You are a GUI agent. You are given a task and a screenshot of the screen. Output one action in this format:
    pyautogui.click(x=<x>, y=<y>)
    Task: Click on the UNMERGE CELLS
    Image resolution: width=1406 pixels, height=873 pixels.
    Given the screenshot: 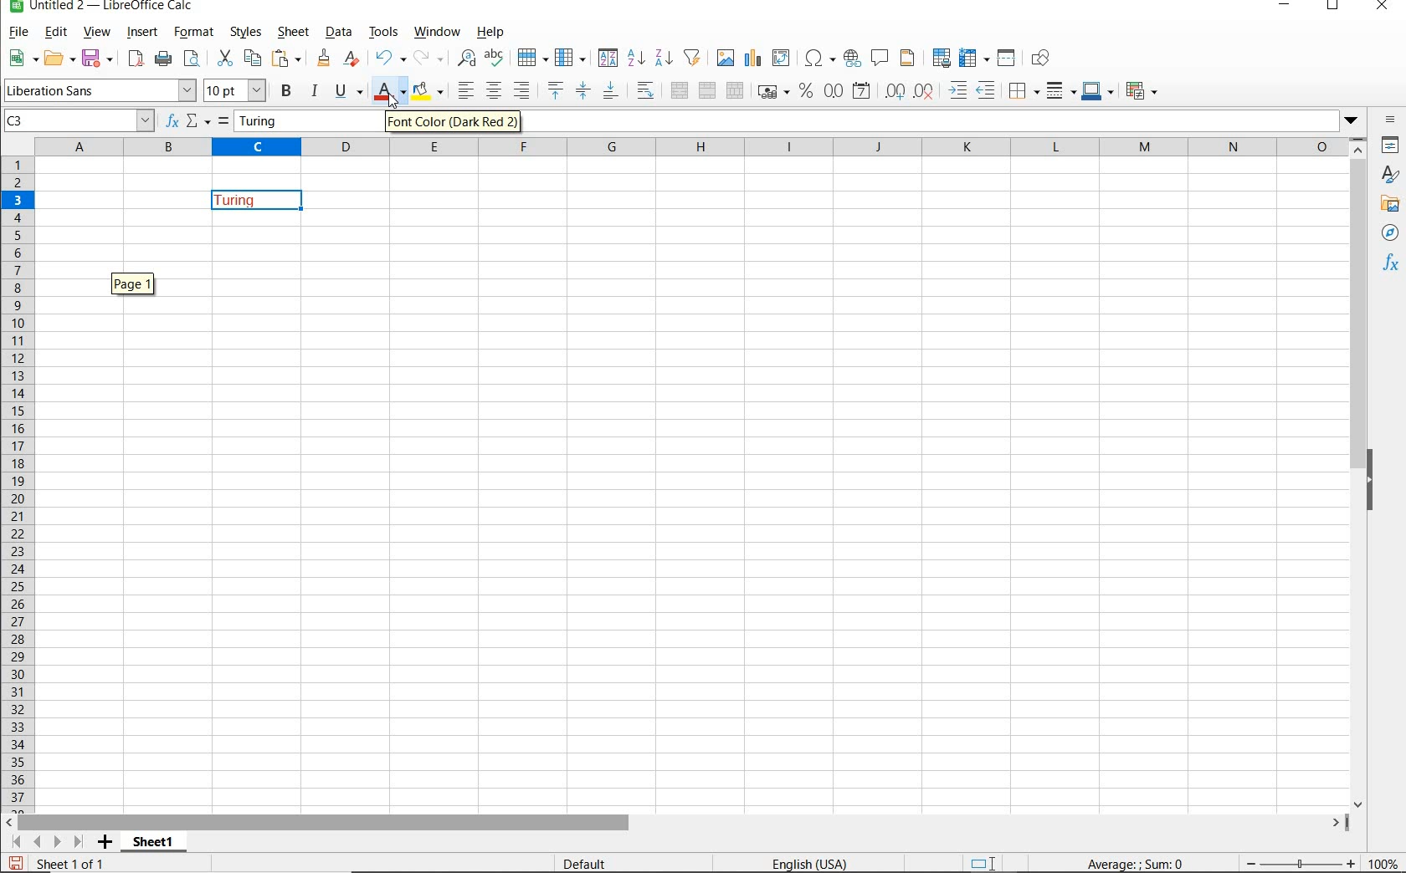 What is the action you would take?
    pyautogui.click(x=736, y=89)
    